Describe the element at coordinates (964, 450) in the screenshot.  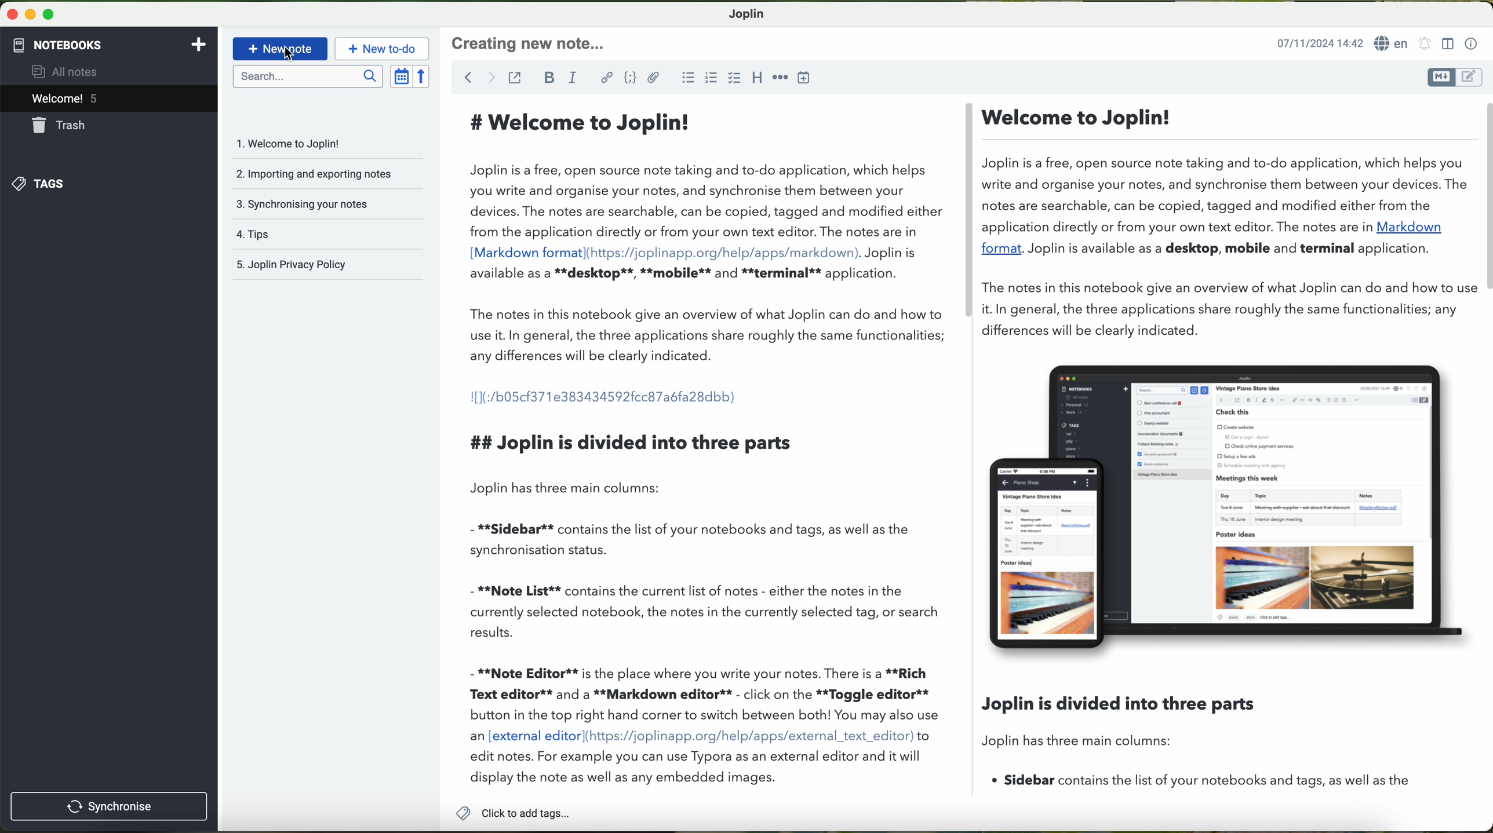
I see `workspace` at that location.